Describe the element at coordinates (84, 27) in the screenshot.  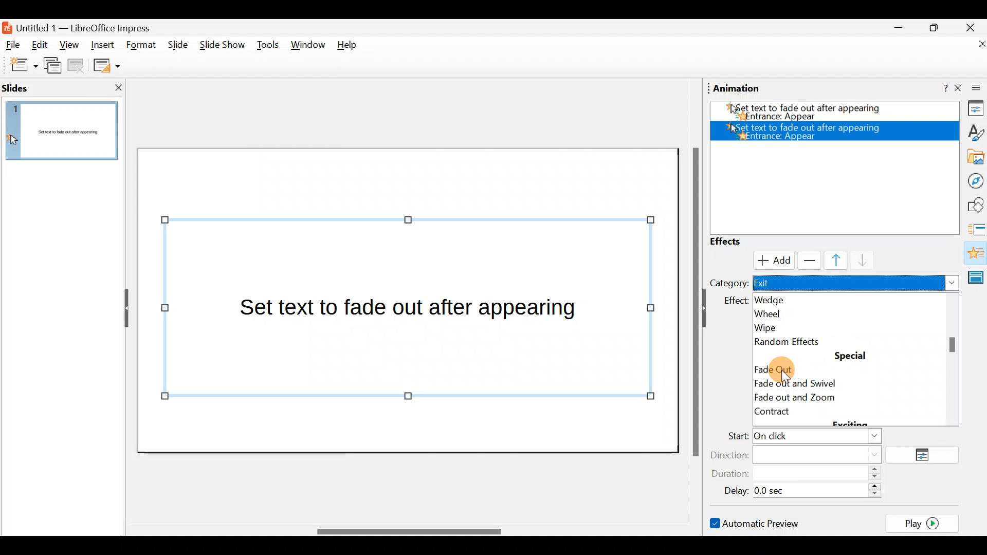
I see `Document name` at that location.